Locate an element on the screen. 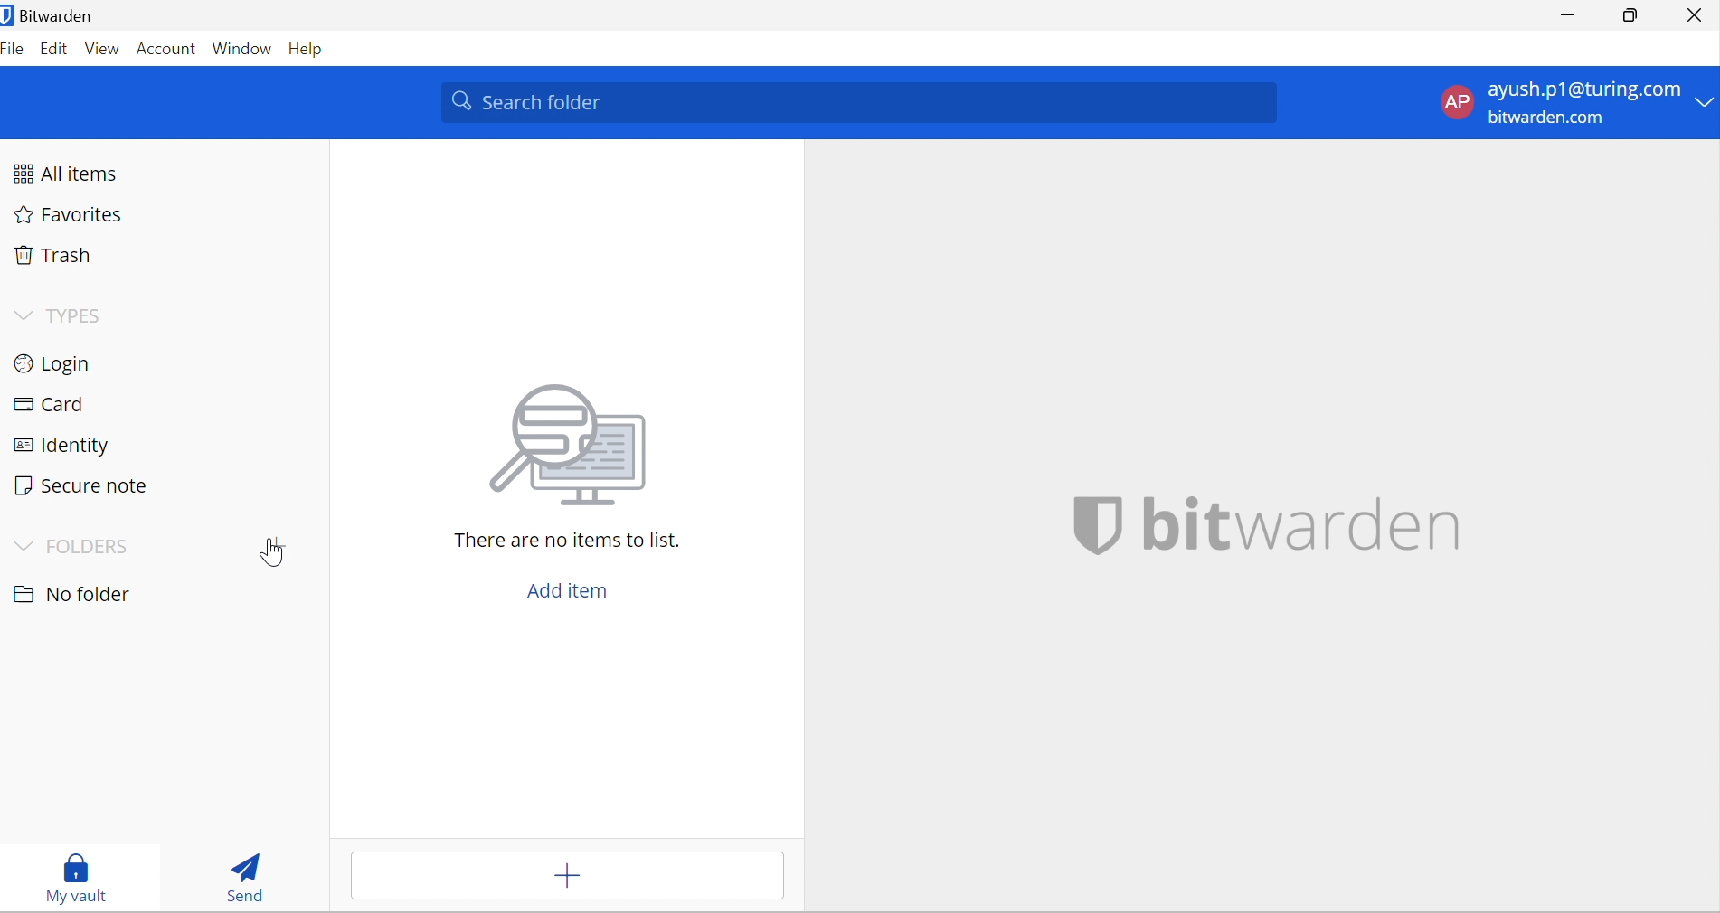  Favorites is located at coordinates (76, 217).